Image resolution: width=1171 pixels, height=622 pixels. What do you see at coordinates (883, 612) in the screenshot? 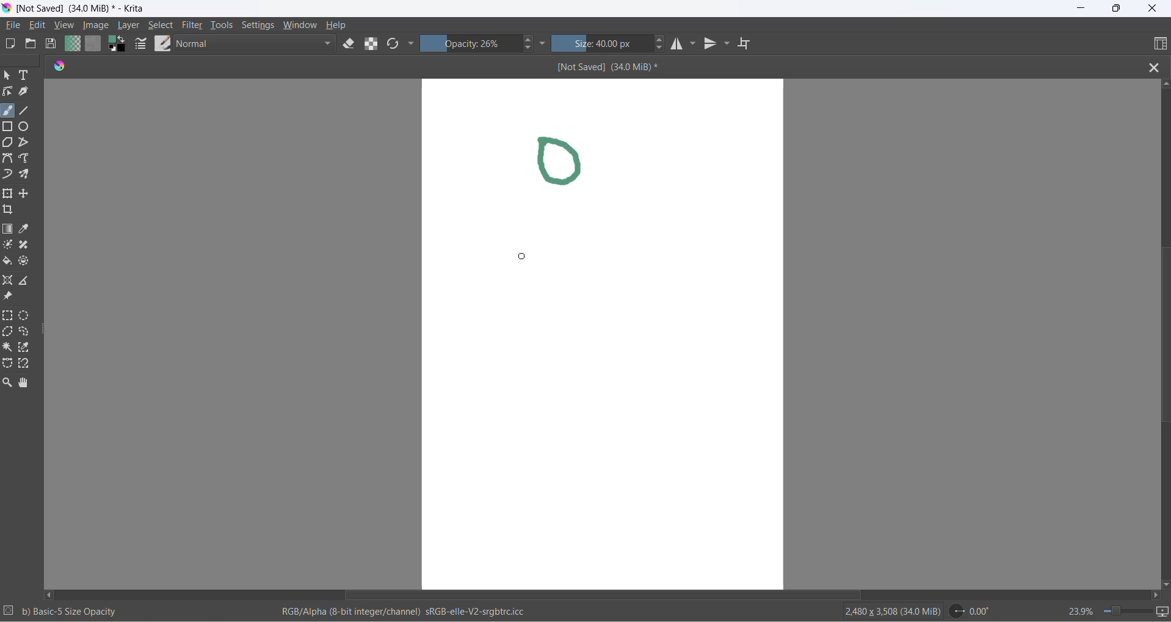
I see `2480 x 3508 (34.0 MiB)` at bounding box center [883, 612].